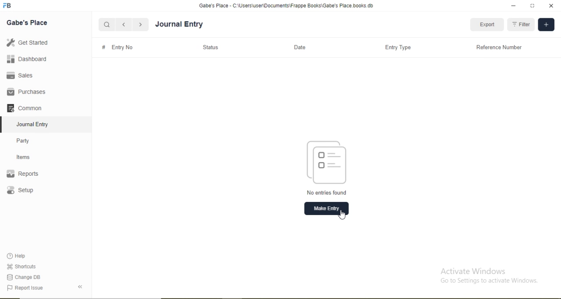  What do you see at coordinates (287, 5) in the screenshot?
I see `Gabe's Place - C:\Users\useriDocuments\Frappe Books\Gabe's Place books.db` at bounding box center [287, 5].